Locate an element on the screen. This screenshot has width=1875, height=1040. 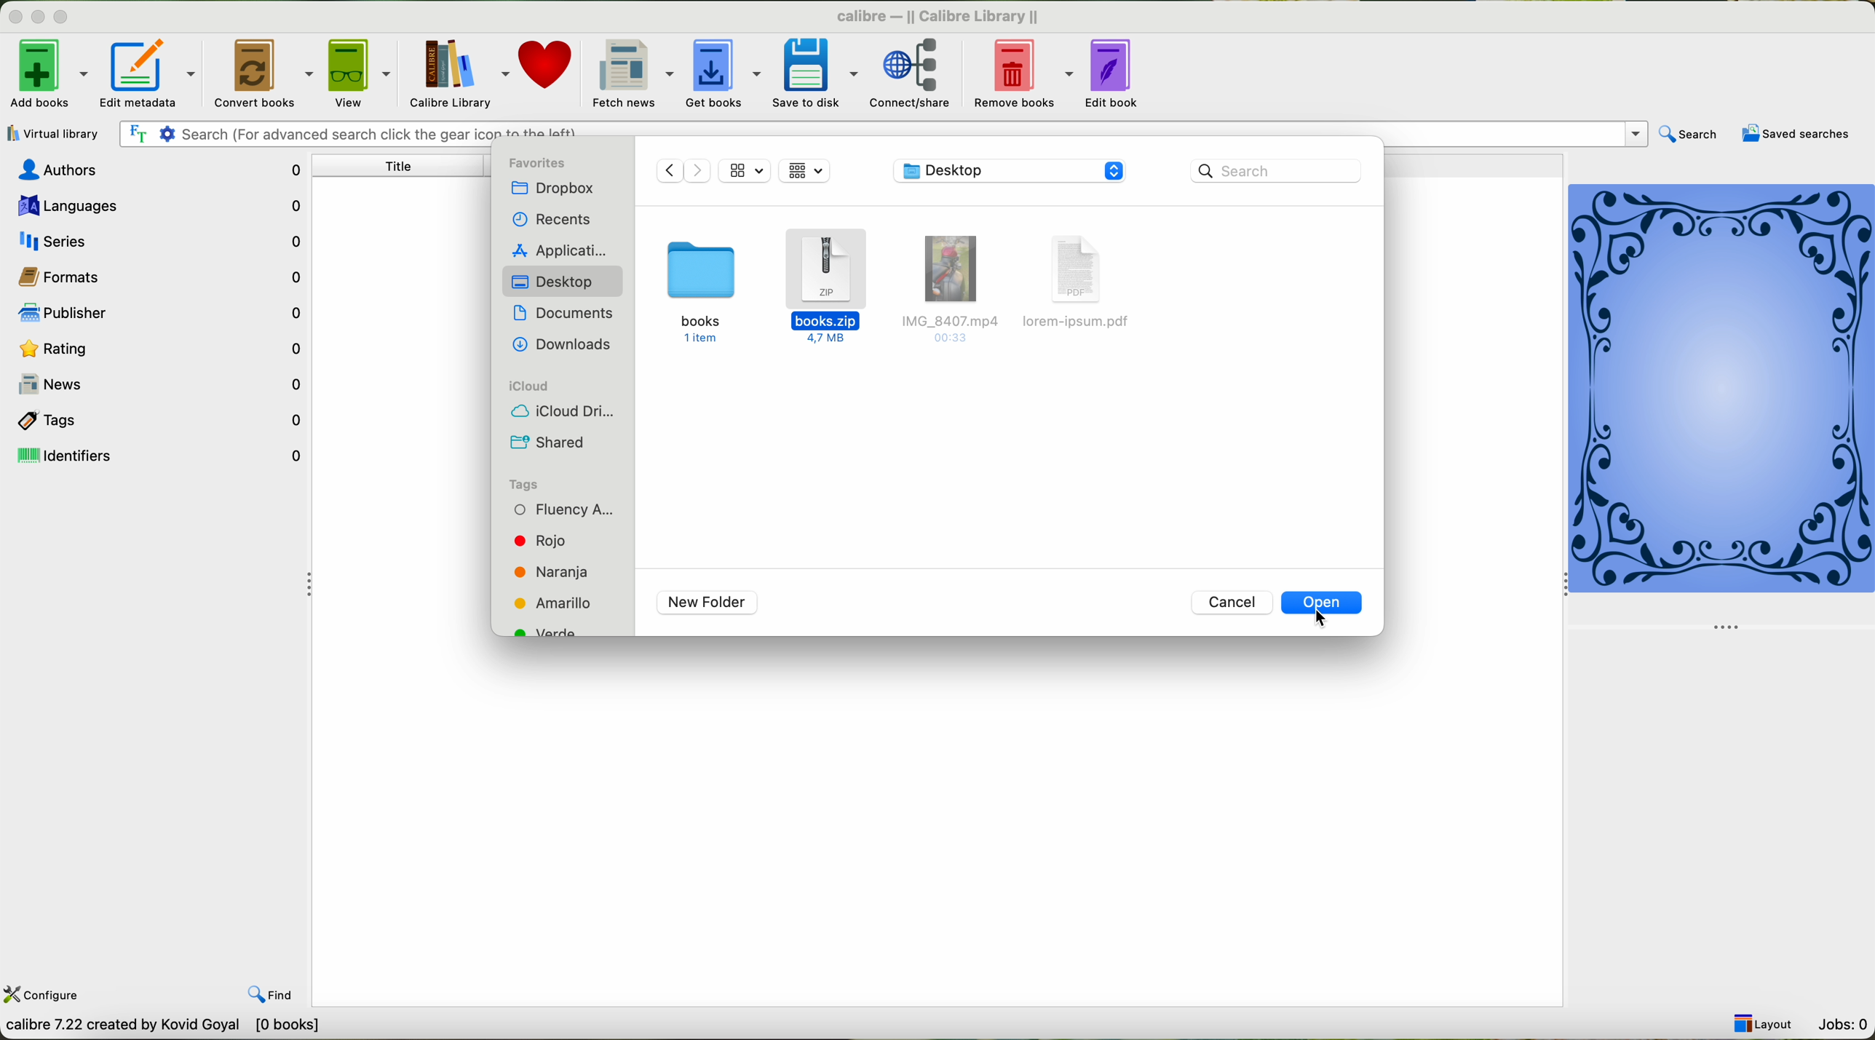
icloud drive is located at coordinates (563, 413).